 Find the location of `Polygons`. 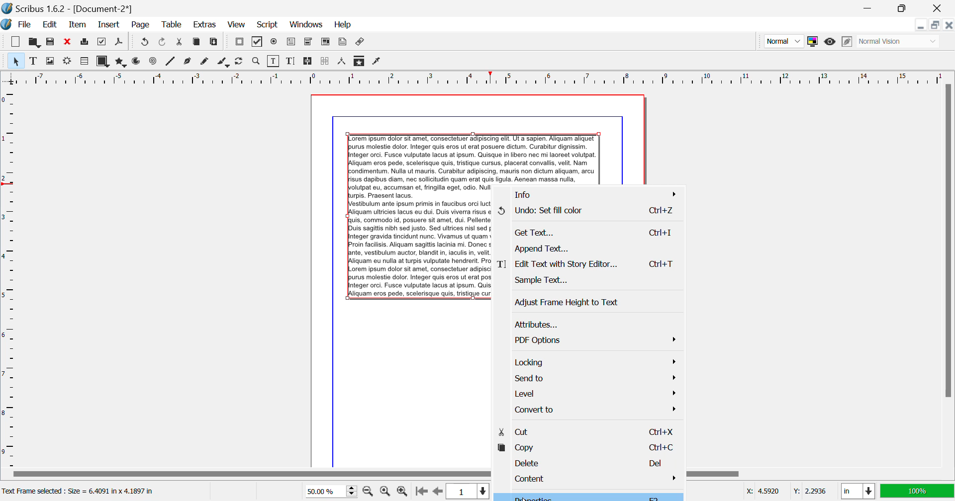

Polygons is located at coordinates (120, 62).